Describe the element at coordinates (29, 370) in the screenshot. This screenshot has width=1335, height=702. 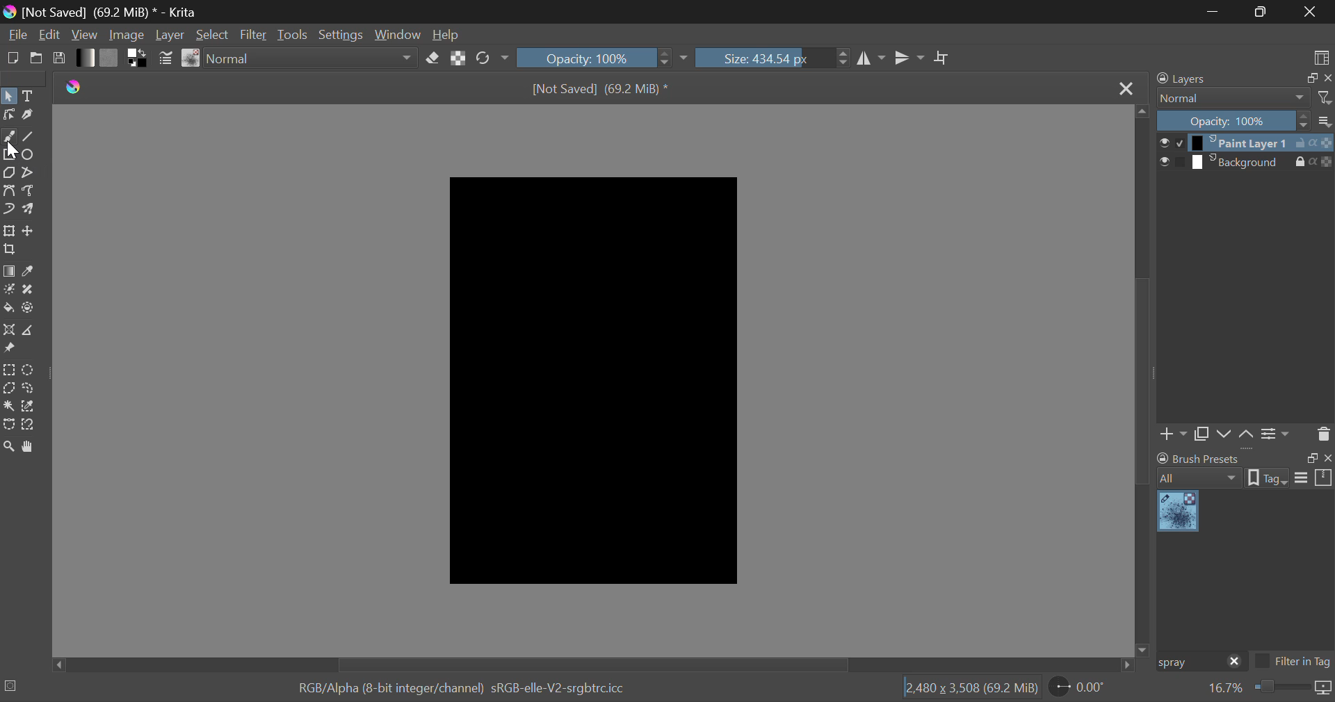
I see `Circular Selection` at that location.